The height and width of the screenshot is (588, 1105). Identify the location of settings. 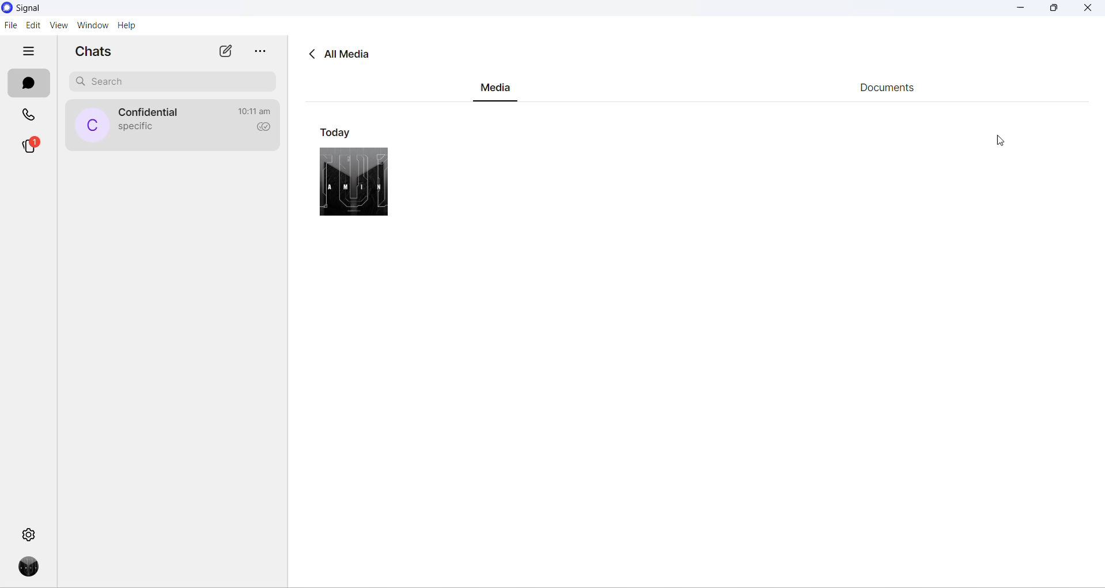
(29, 534).